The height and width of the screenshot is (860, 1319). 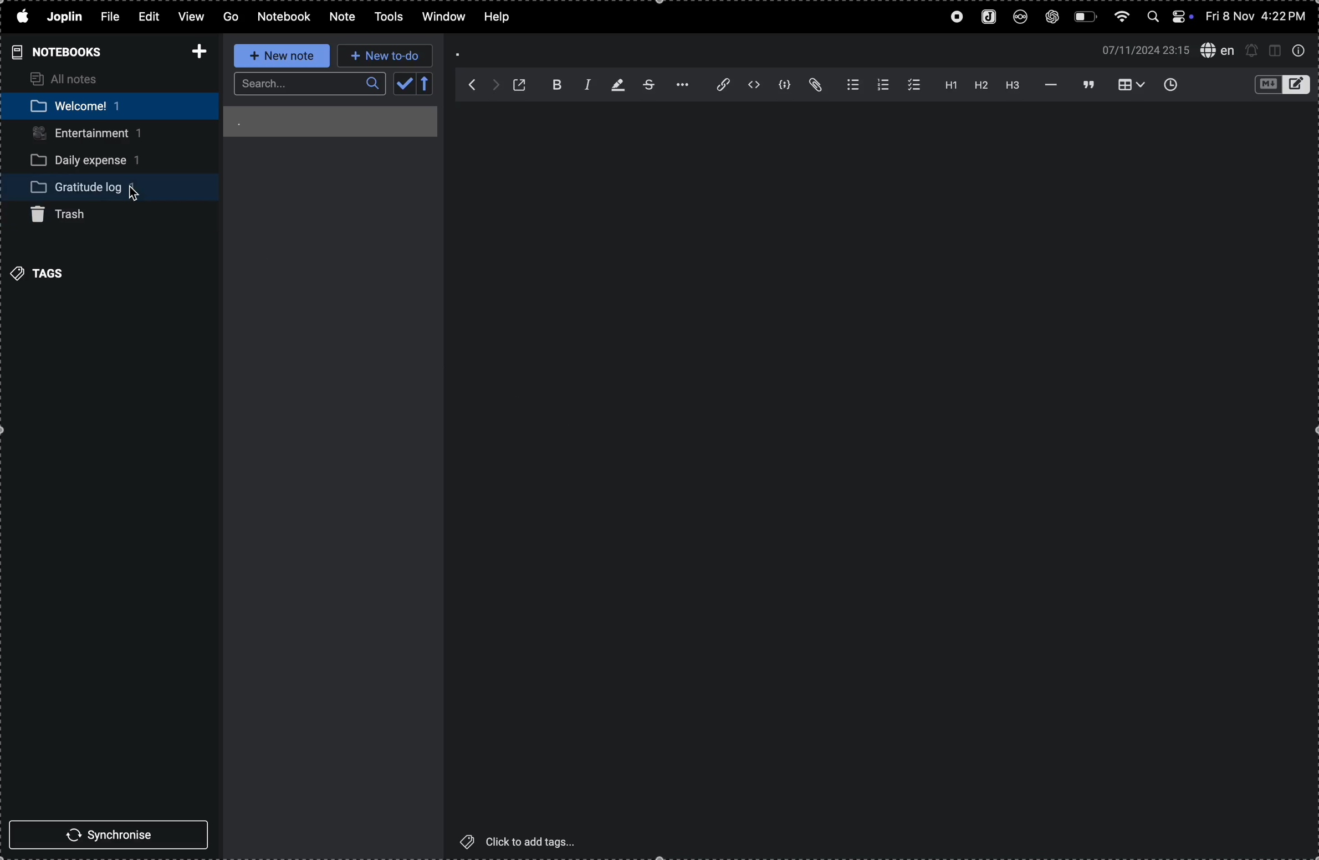 What do you see at coordinates (1128, 84) in the screenshot?
I see `table view` at bounding box center [1128, 84].